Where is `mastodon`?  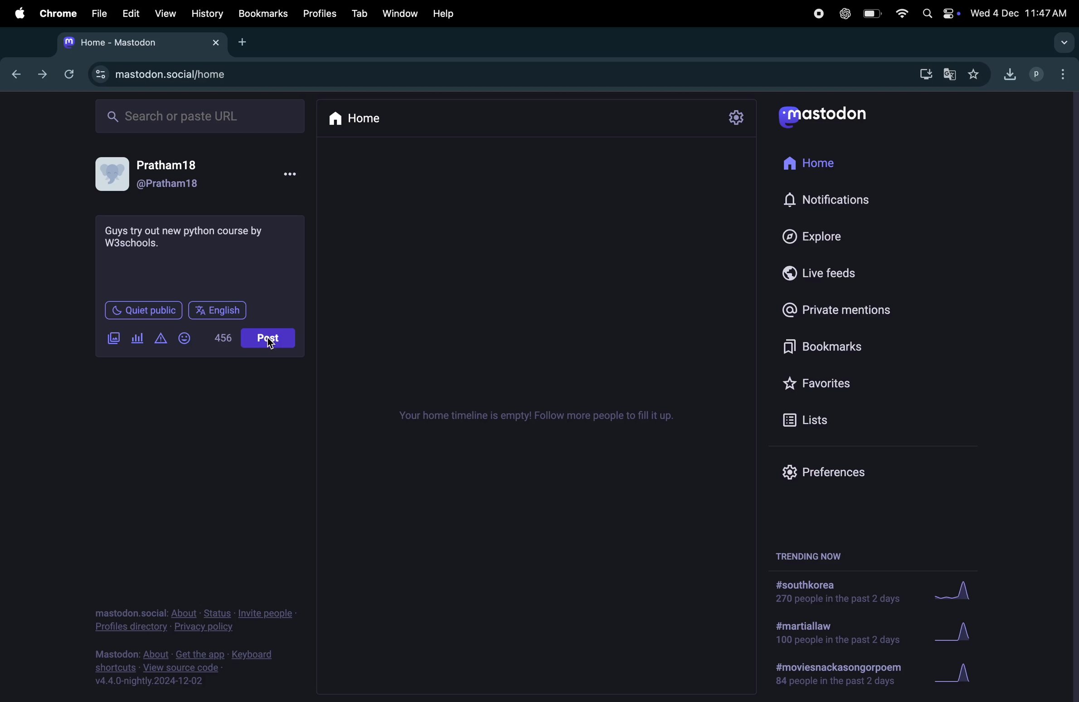
mastodon is located at coordinates (828, 115).